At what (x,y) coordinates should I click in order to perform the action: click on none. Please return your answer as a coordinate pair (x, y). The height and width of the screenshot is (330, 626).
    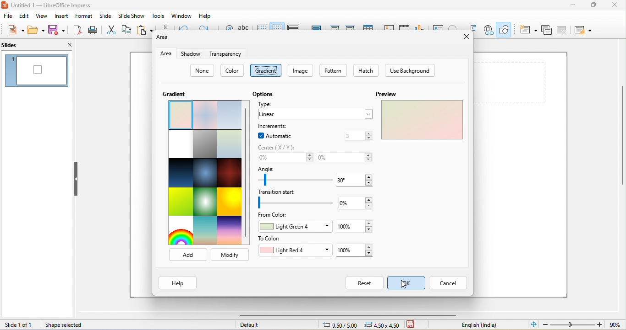
    Looking at the image, I should click on (203, 71).